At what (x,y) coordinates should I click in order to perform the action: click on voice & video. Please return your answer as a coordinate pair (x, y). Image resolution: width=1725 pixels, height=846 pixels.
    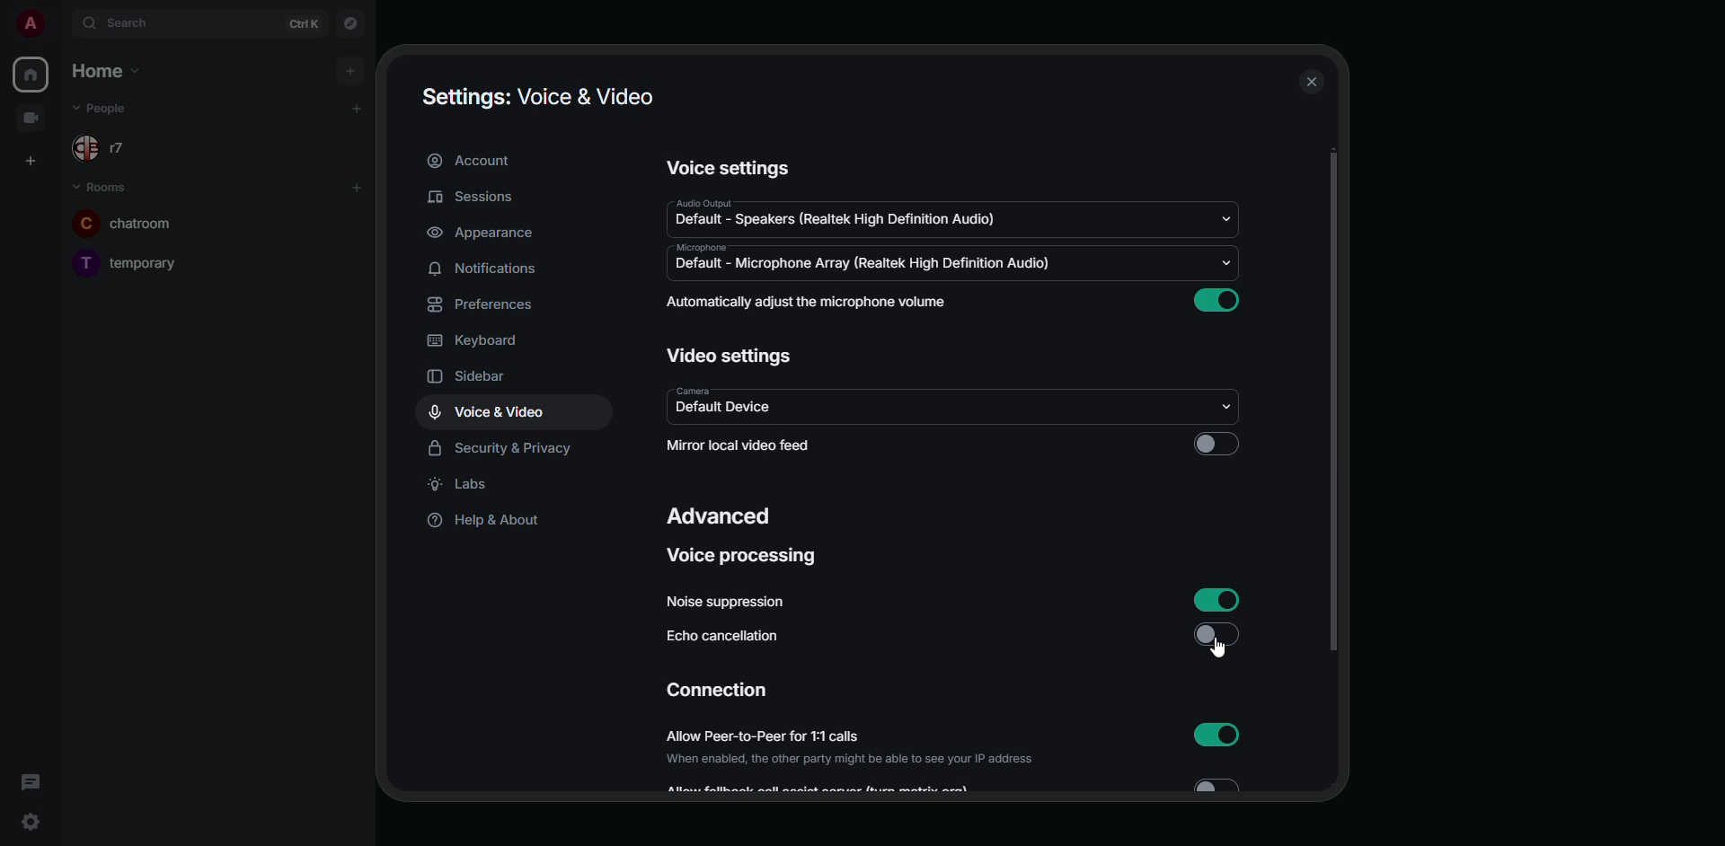
    Looking at the image, I should click on (491, 412).